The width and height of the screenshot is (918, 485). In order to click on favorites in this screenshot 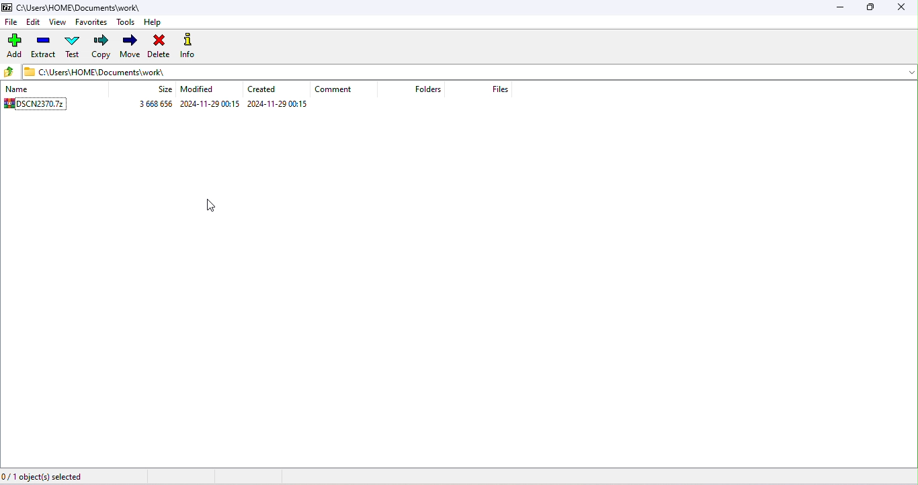, I will do `click(92, 22)`.